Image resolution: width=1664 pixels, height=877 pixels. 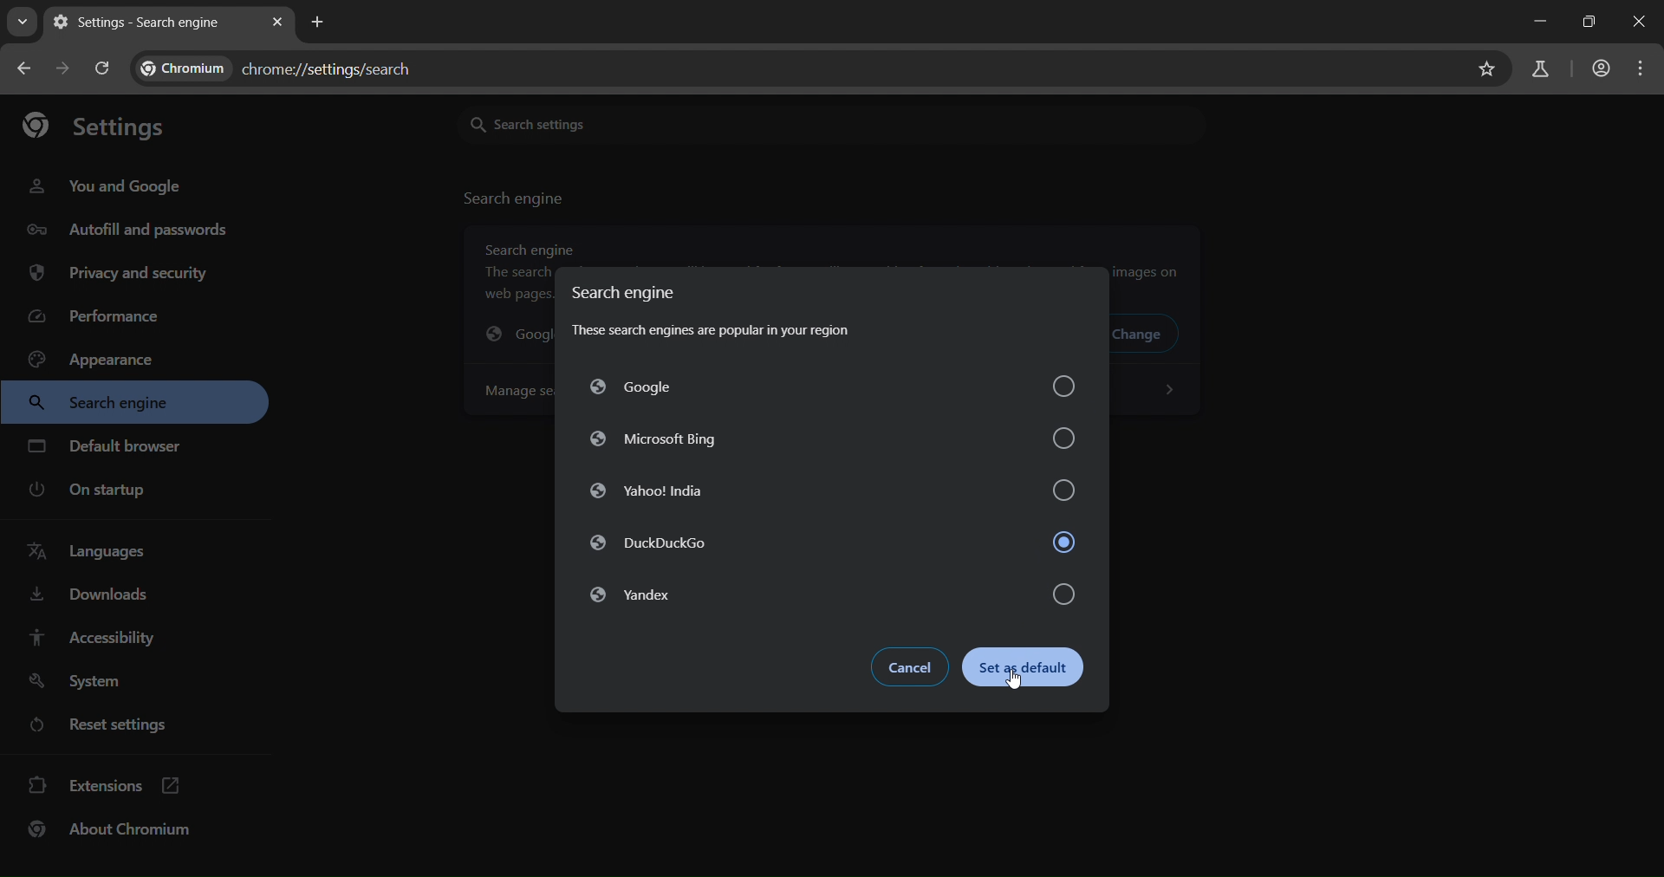 What do you see at coordinates (1641, 69) in the screenshot?
I see `menu` at bounding box center [1641, 69].